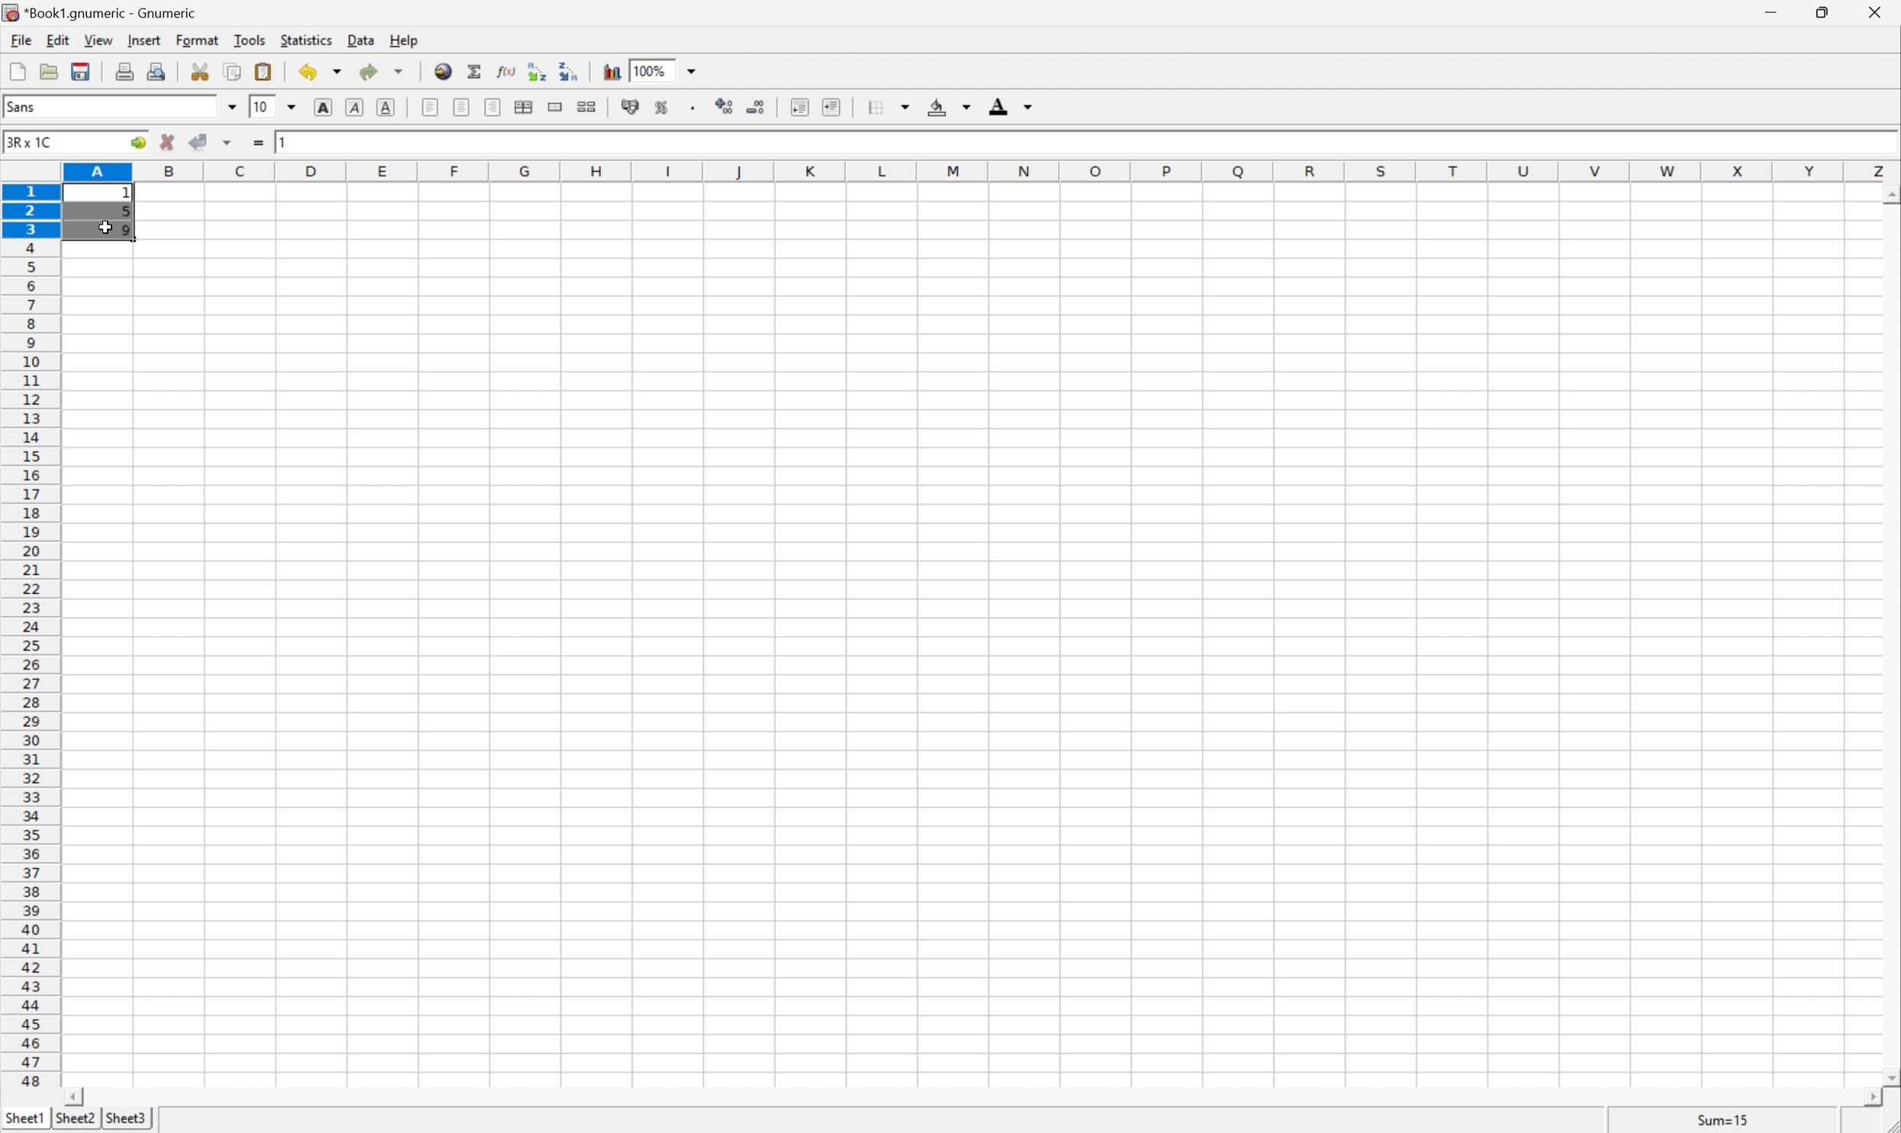  What do you see at coordinates (60, 38) in the screenshot?
I see `edit` at bounding box center [60, 38].